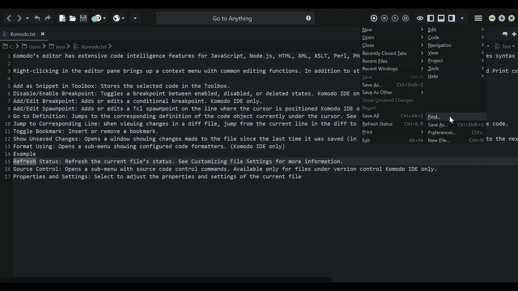 This screenshot has width=518, height=291. I want to click on Recent Files, so click(393, 61).